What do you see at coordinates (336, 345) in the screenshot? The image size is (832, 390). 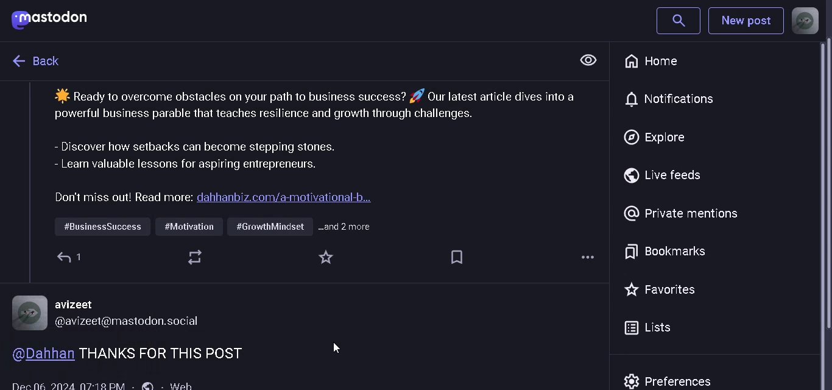 I see `cursor` at bounding box center [336, 345].